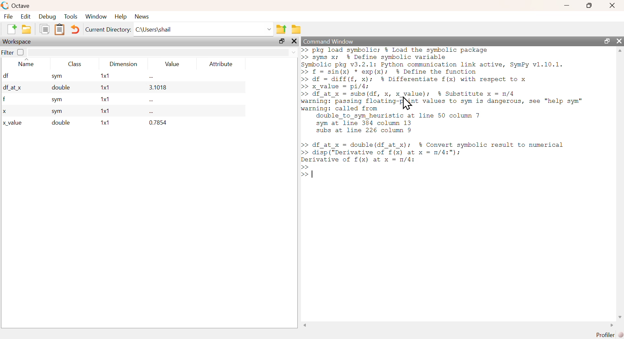 Image resolution: width=624 pixels, height=339 pixels. Describe the element at coordinates (58, 112) in the screenshot. I see `sym` at that location.